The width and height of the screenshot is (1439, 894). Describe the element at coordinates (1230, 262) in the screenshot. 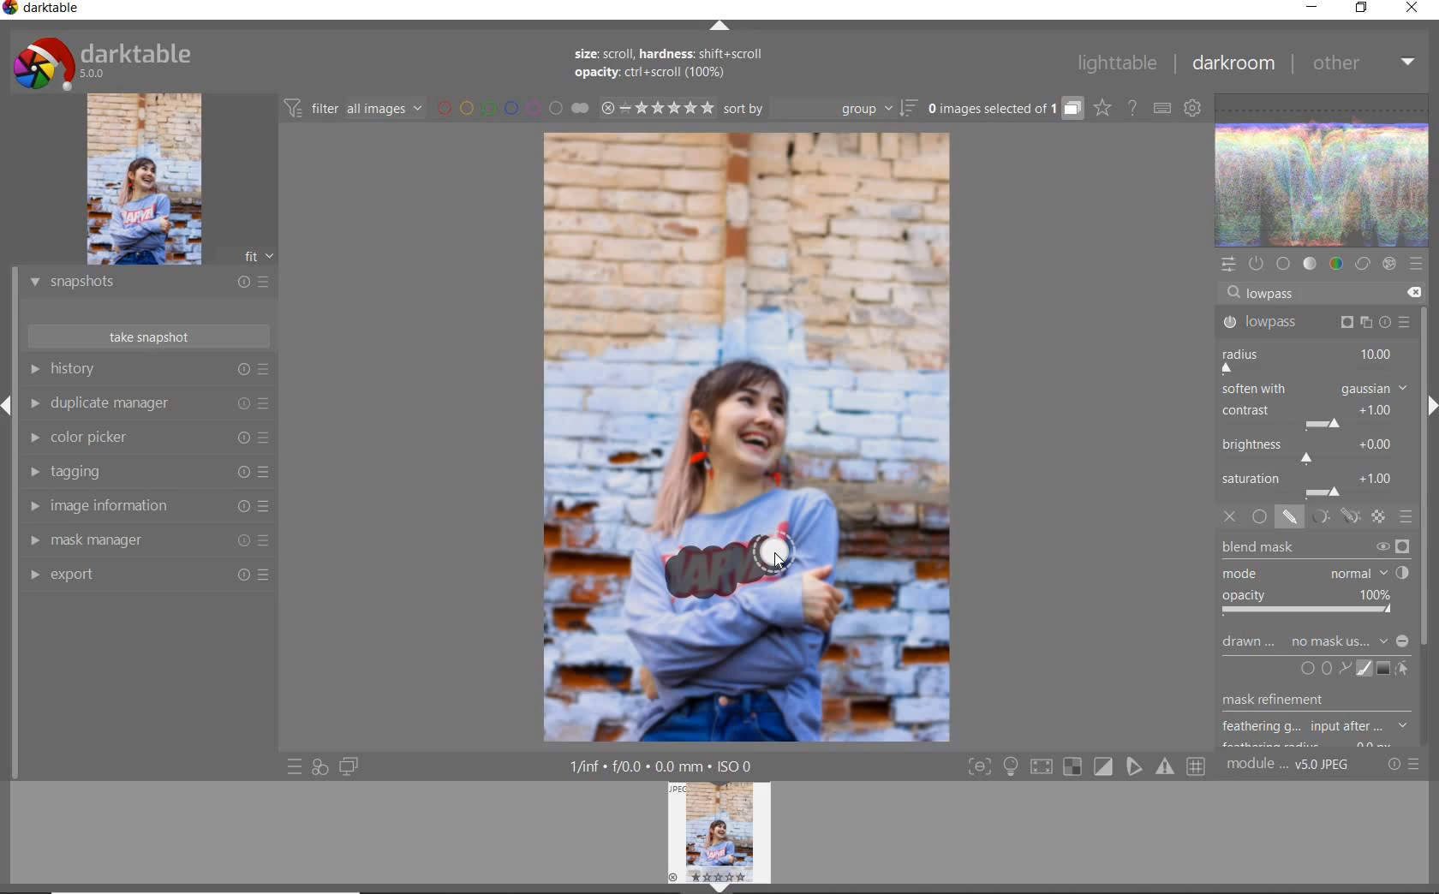

I see `quick access panel` at that location.